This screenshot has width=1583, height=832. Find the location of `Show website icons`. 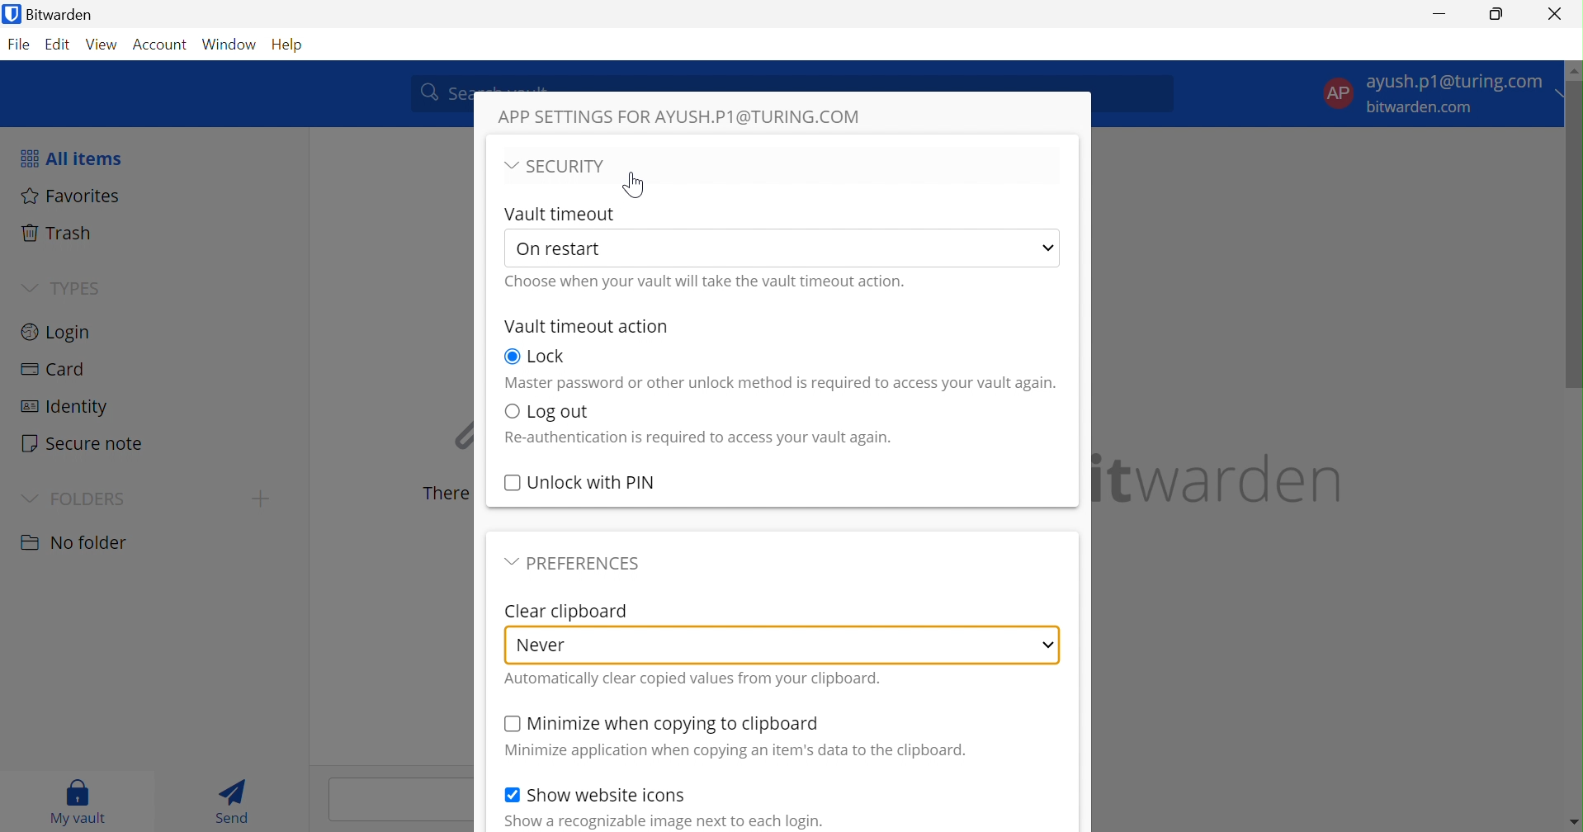

Show website icons is located at coordinates (608, 796).